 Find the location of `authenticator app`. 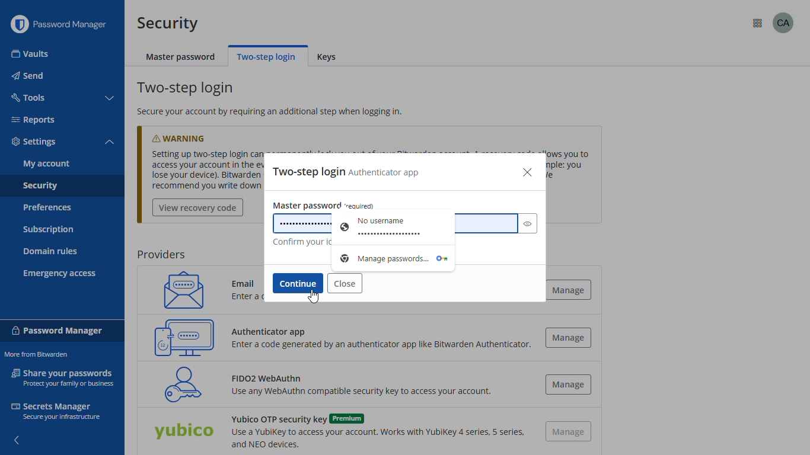

authenticator app is located at coordinates (184, 337).